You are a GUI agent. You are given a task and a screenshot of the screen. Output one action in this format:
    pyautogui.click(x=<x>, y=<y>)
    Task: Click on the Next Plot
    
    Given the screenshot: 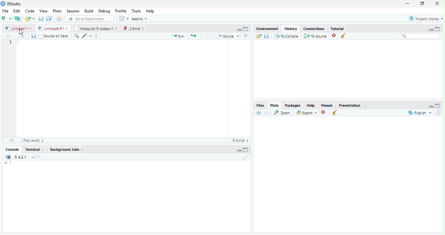 What is the action you would take?
    pyautogui.click(x=267, y=113)
    